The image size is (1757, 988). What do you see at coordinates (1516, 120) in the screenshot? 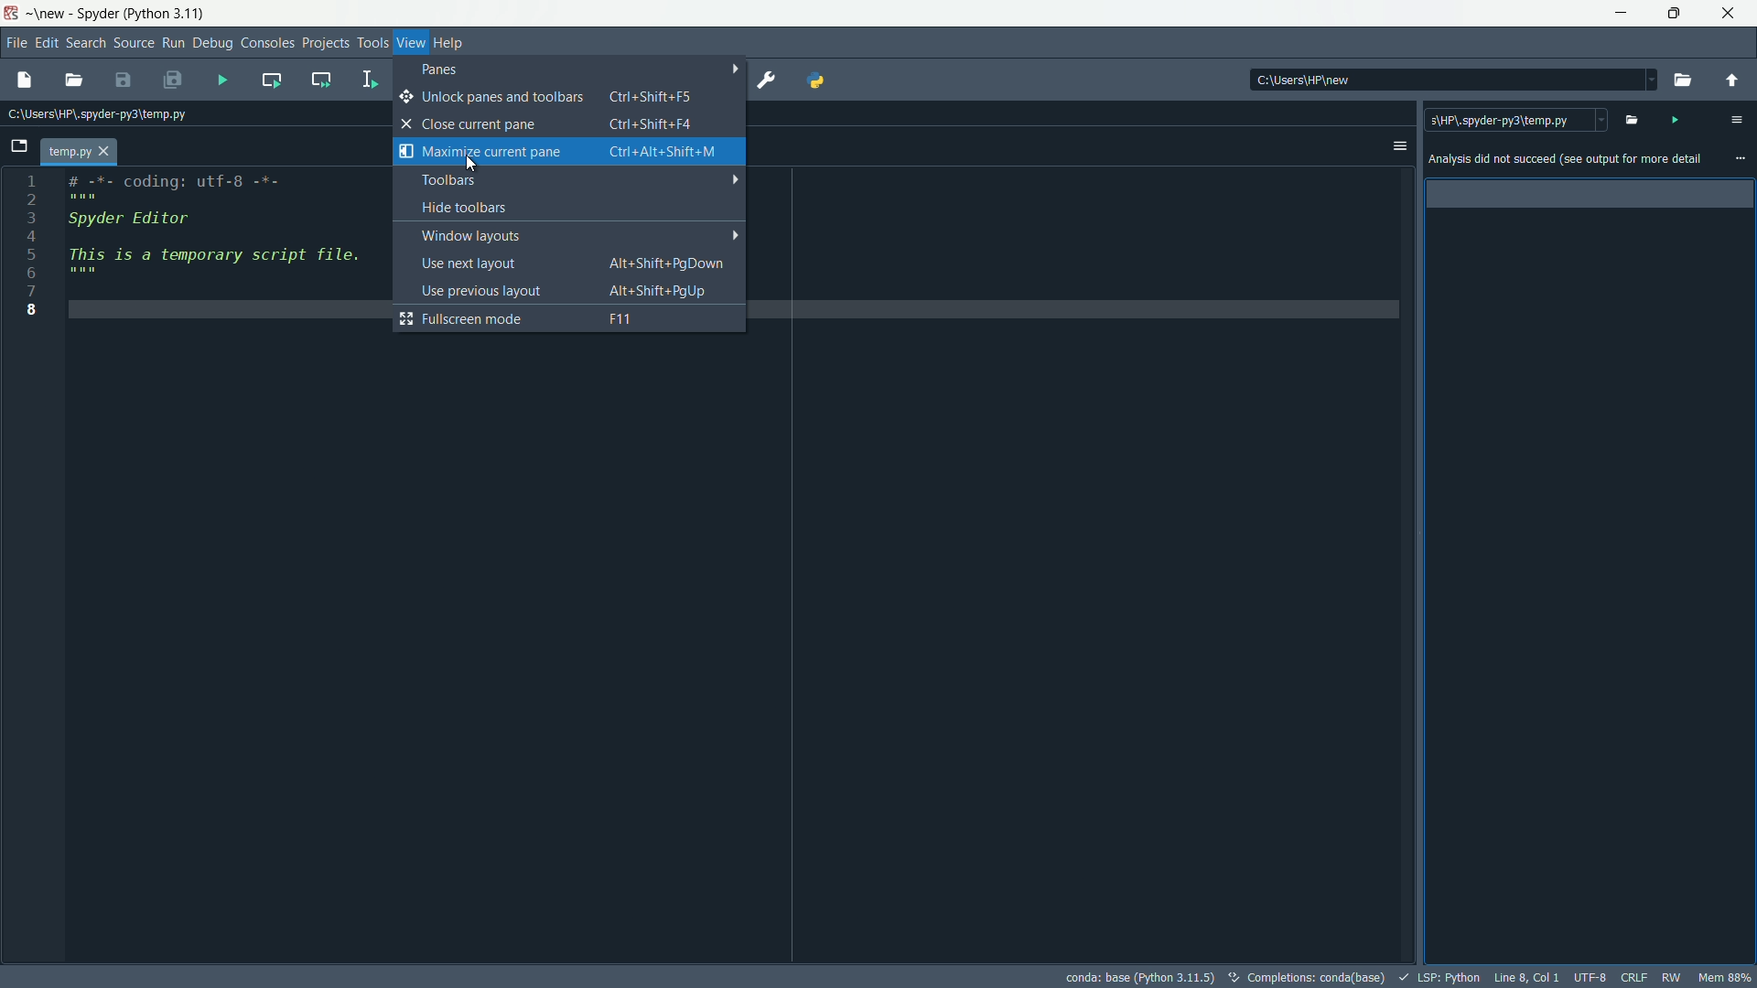
I see `c:\users\spyder-py3\temp.py` at bounding box center [1516, 120].